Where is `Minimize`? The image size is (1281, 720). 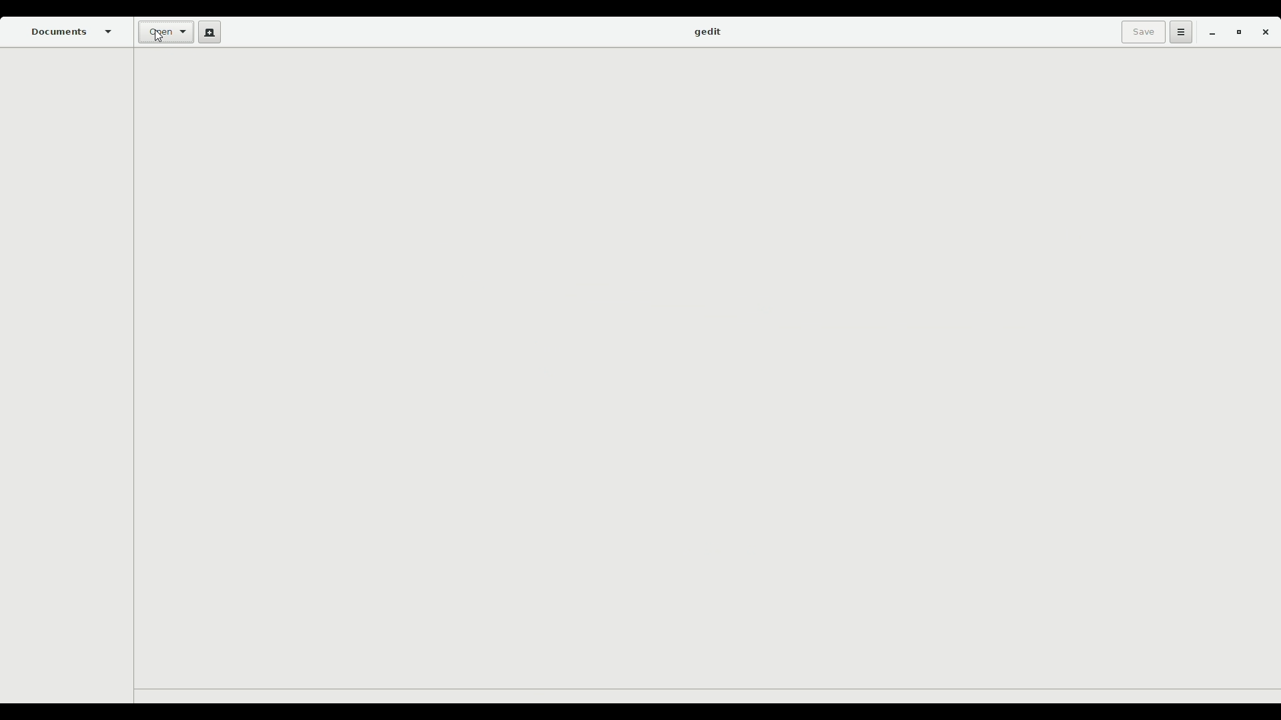 Minimize is located at coordinates (1208, 33).